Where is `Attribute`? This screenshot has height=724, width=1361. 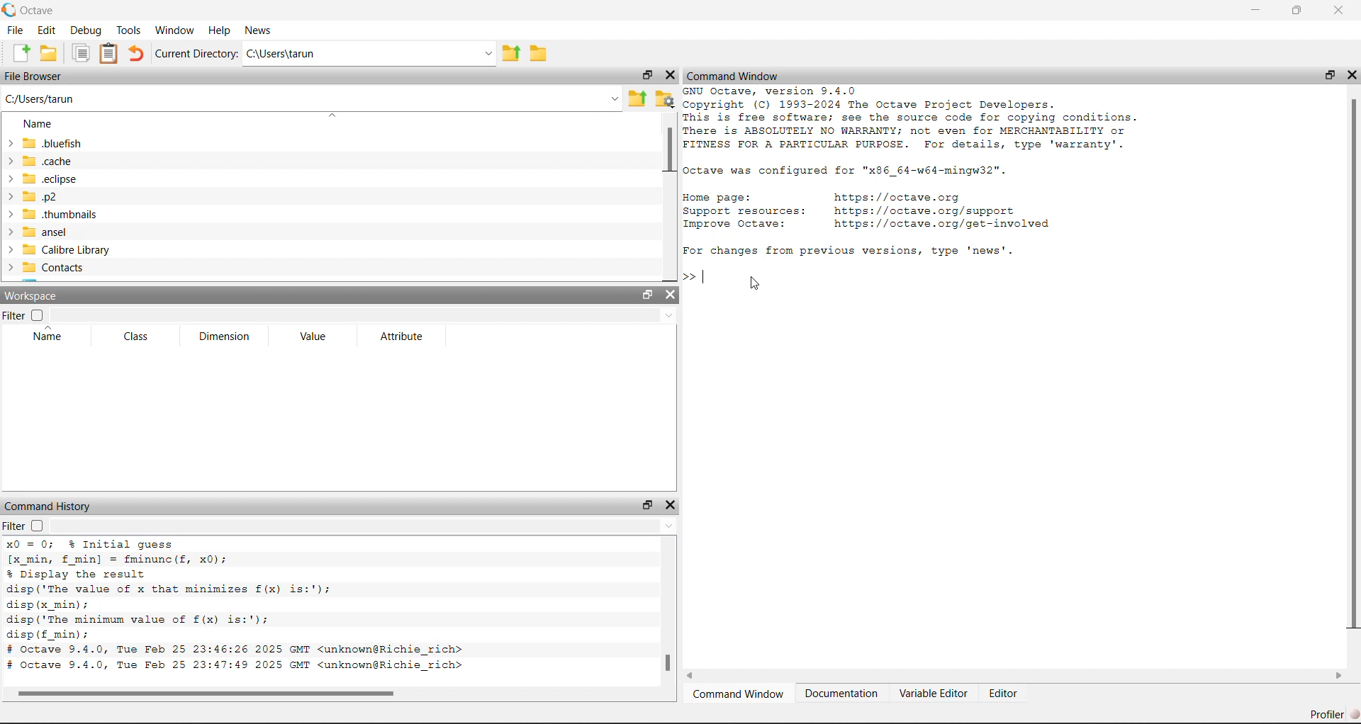
Attribute is located at coordinates (401, 336).